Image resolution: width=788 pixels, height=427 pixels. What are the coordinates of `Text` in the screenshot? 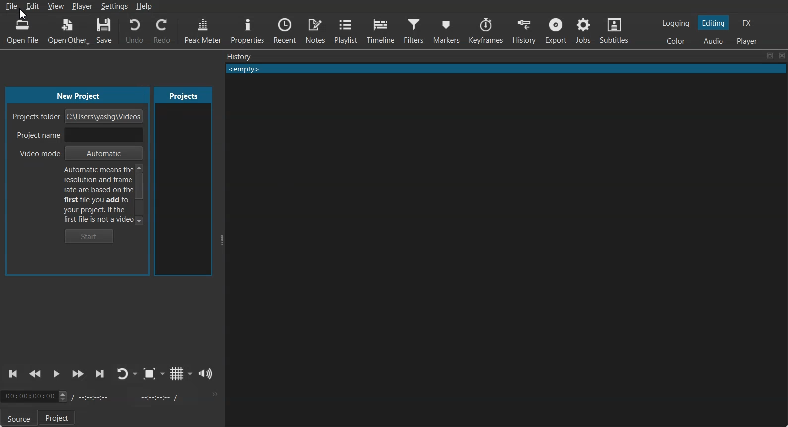 It's located at (506, 69).